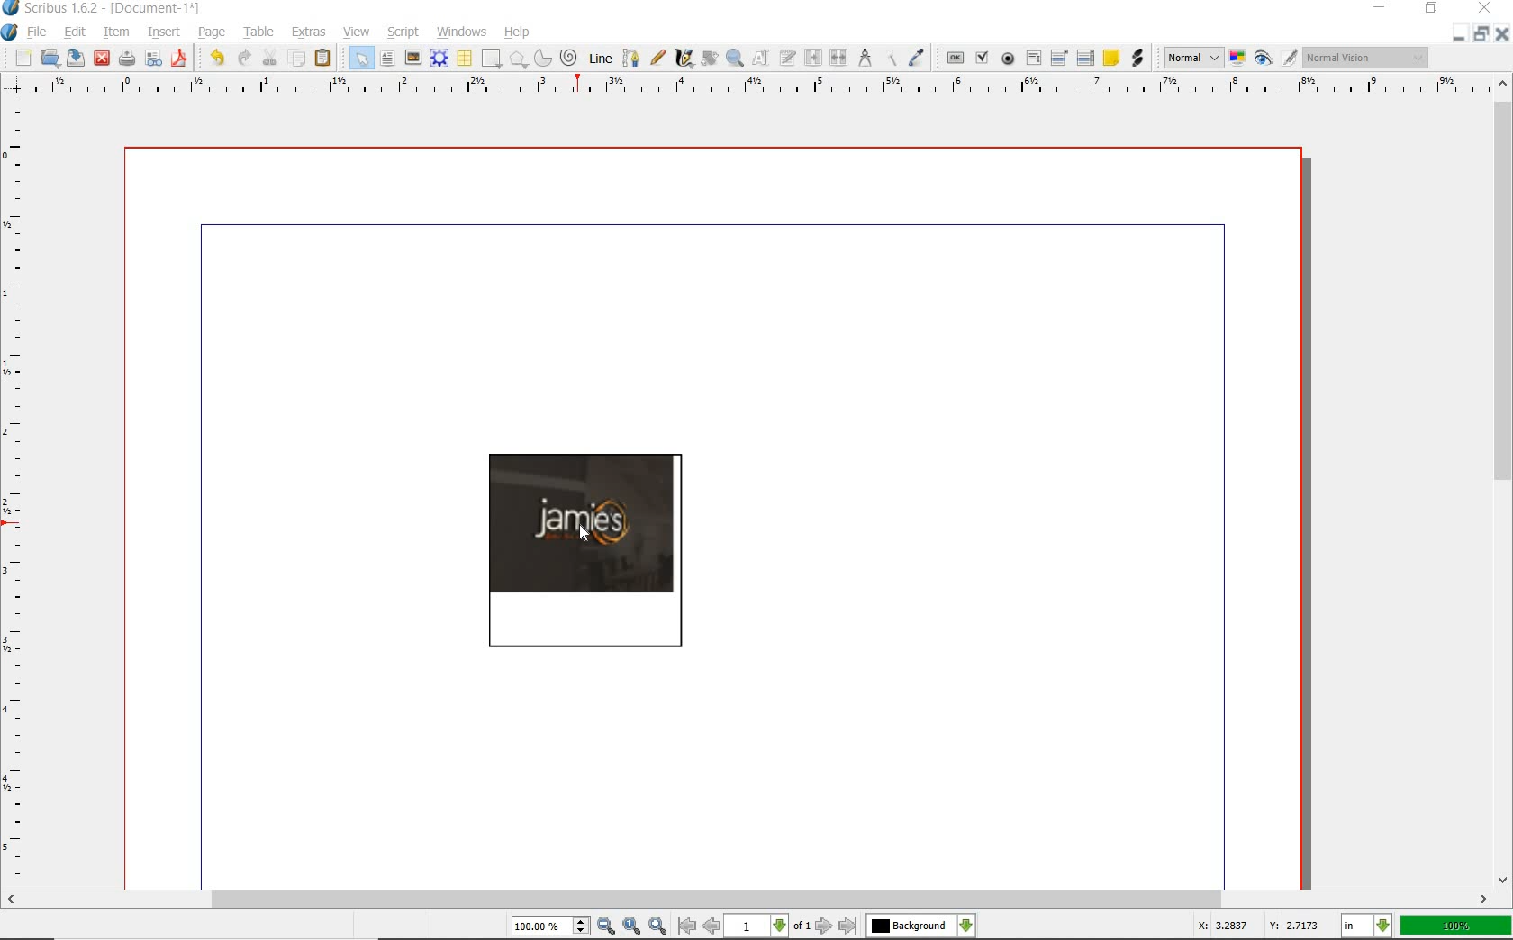 This screenshot has height=940, width=1513. Describe the element at coordinates (814, 57) in the screenshot. I see `link text frames` at that location.